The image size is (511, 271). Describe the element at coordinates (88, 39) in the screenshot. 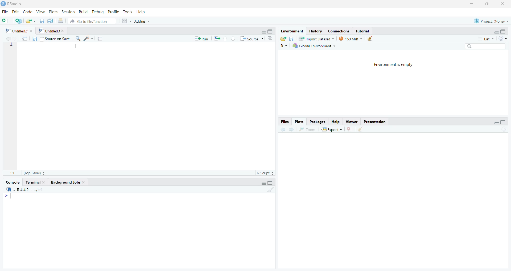

I see `Code Tools` at that location.